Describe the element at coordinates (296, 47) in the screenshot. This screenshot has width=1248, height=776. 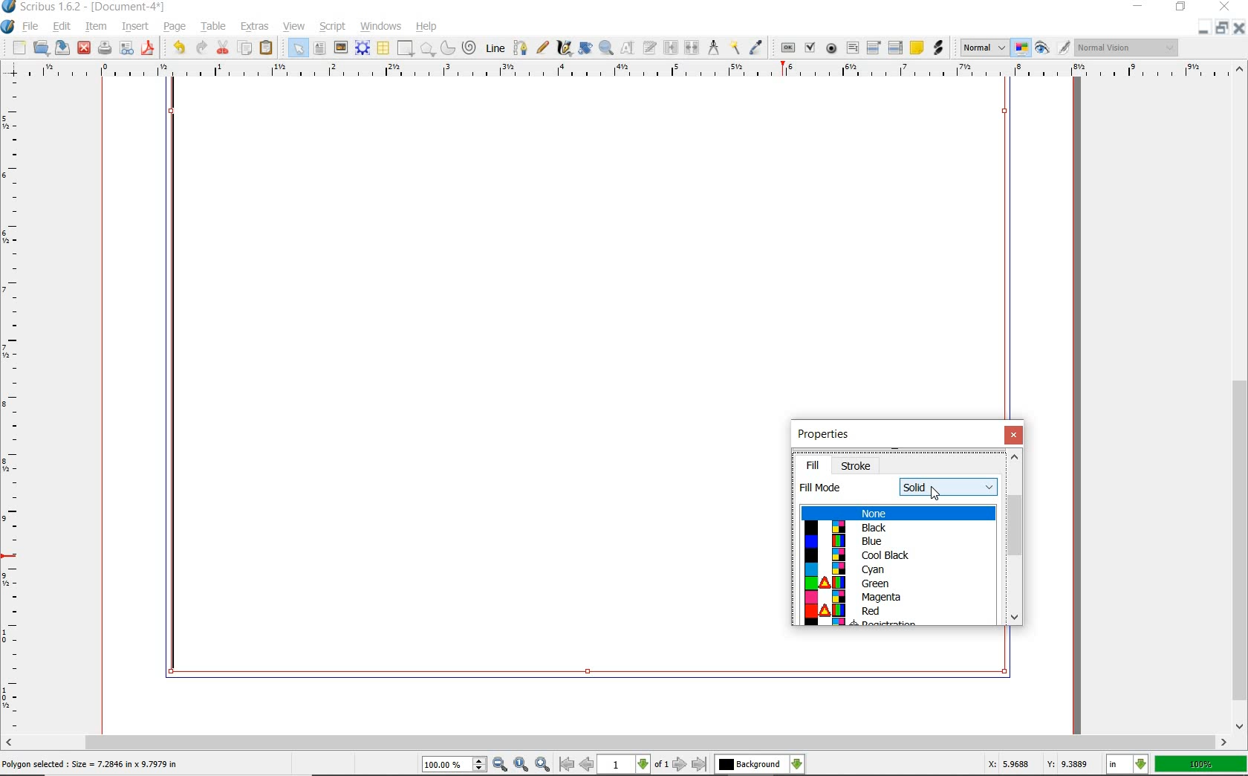
I see `select` at that location.